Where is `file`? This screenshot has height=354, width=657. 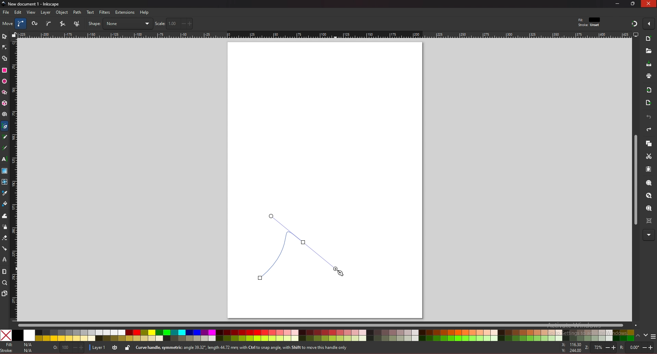 file is located at coordinates (6, 12).